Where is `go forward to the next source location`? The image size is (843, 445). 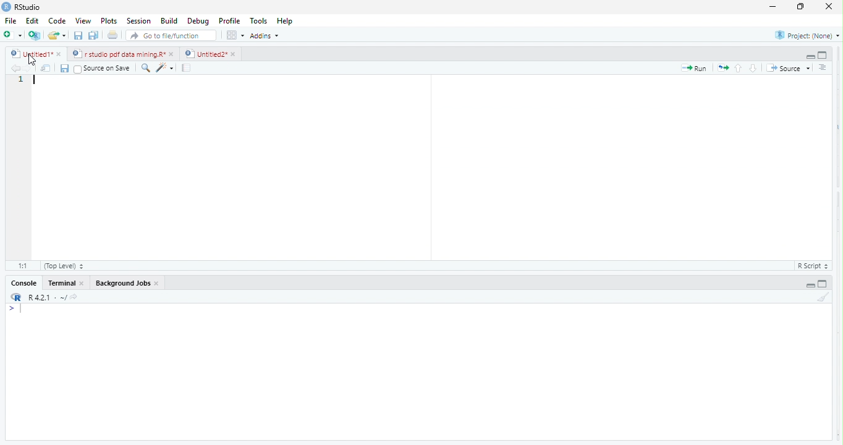 go forward to the next source location is located at coordinates (30, 69).